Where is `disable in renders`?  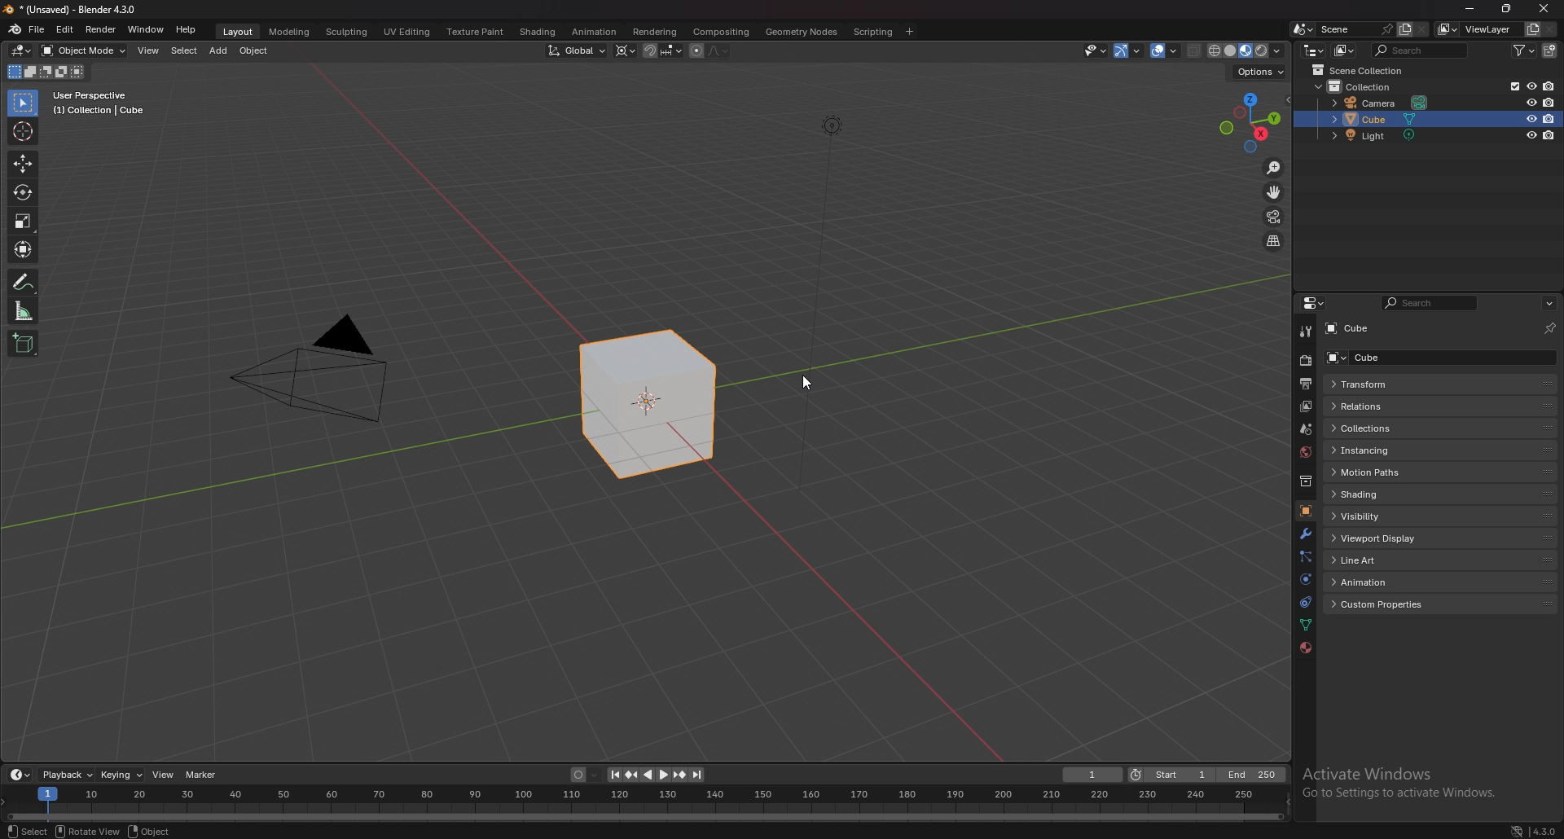
disable in renders is located at coordinates (1550, 135).